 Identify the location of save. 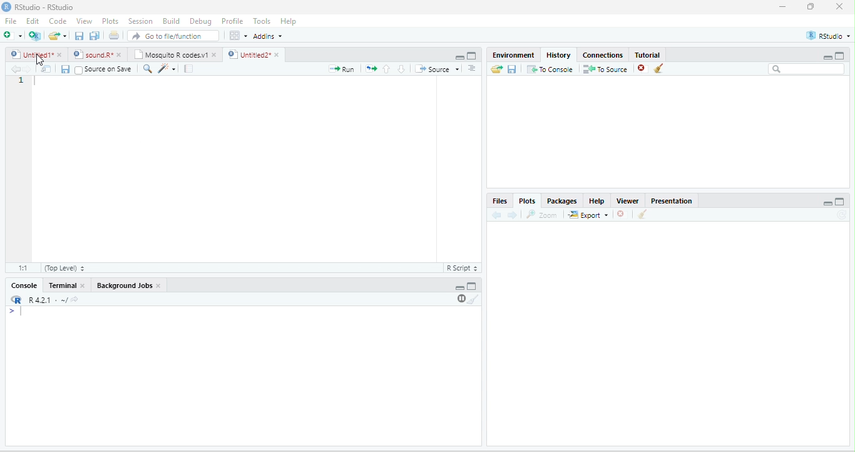
(511, 69).